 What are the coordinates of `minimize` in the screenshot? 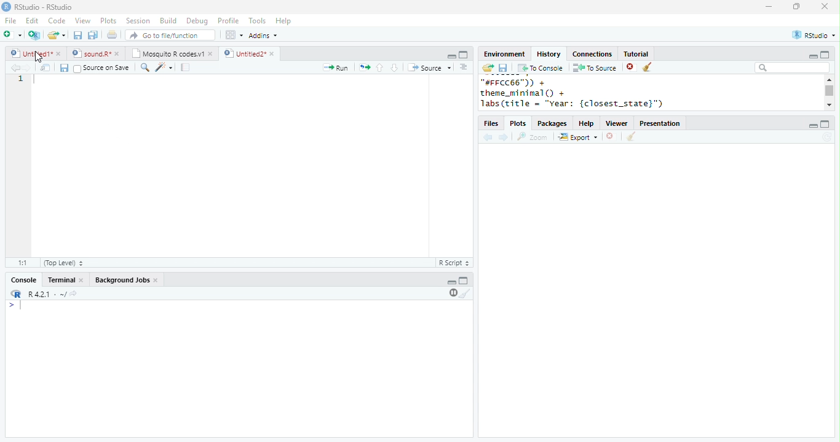 It's located at (452, 56).